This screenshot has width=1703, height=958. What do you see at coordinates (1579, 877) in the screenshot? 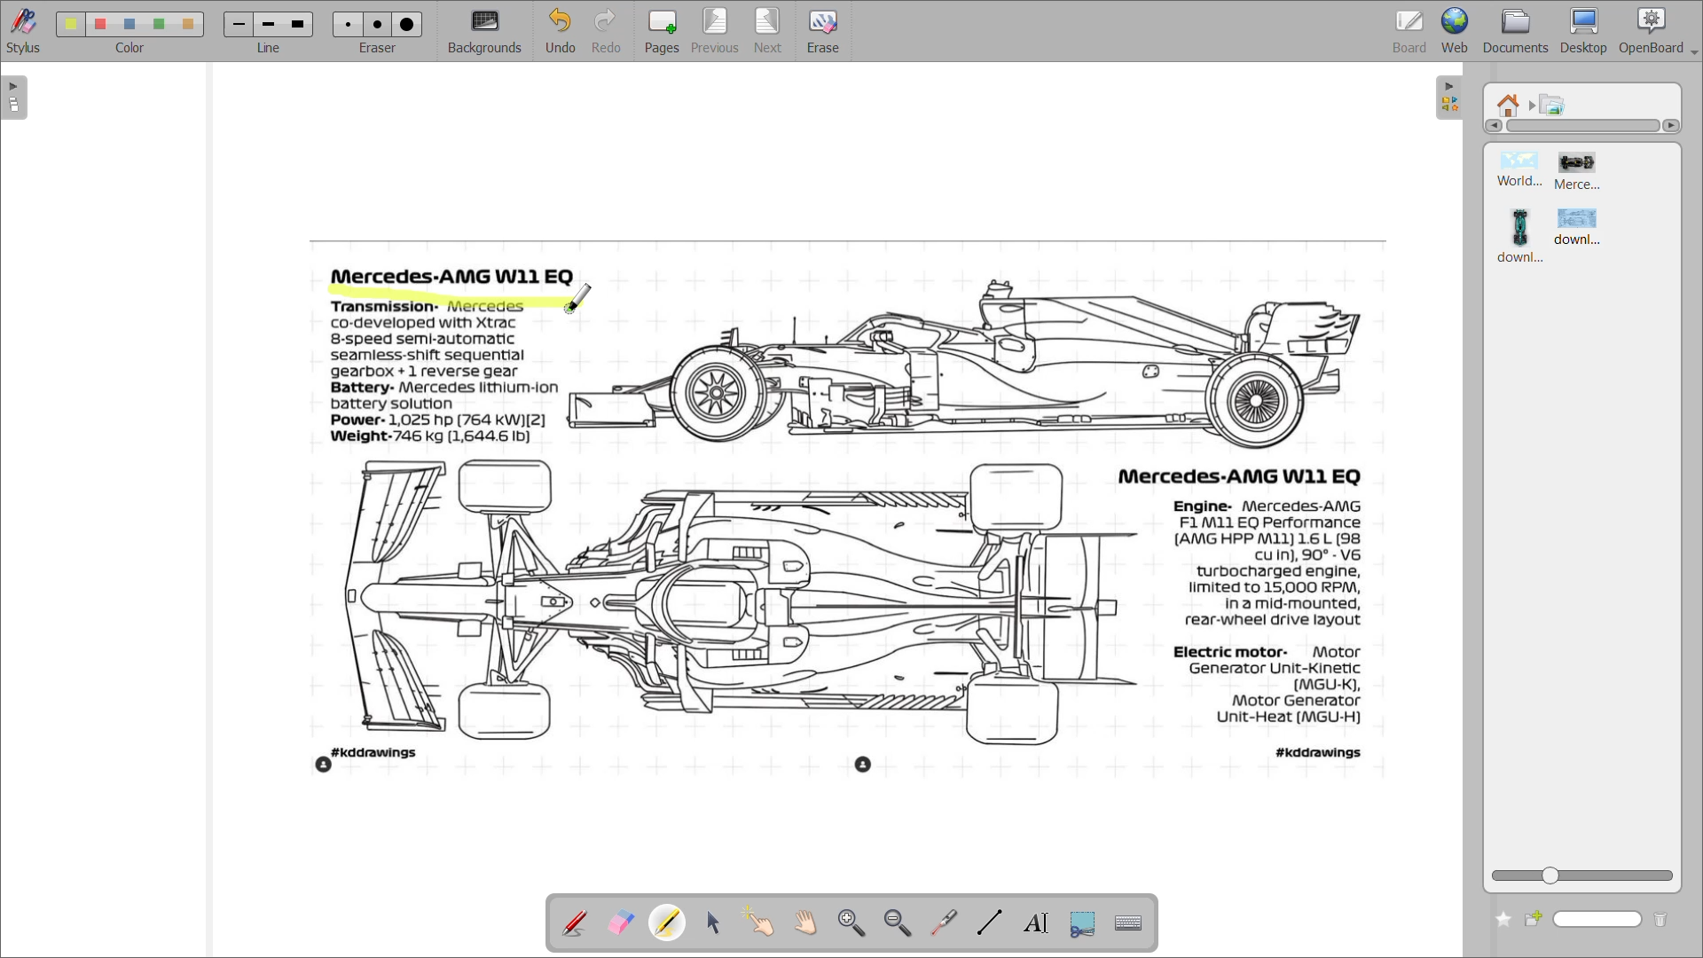
I see `zoom slider` at bounding box center [1579, 877].